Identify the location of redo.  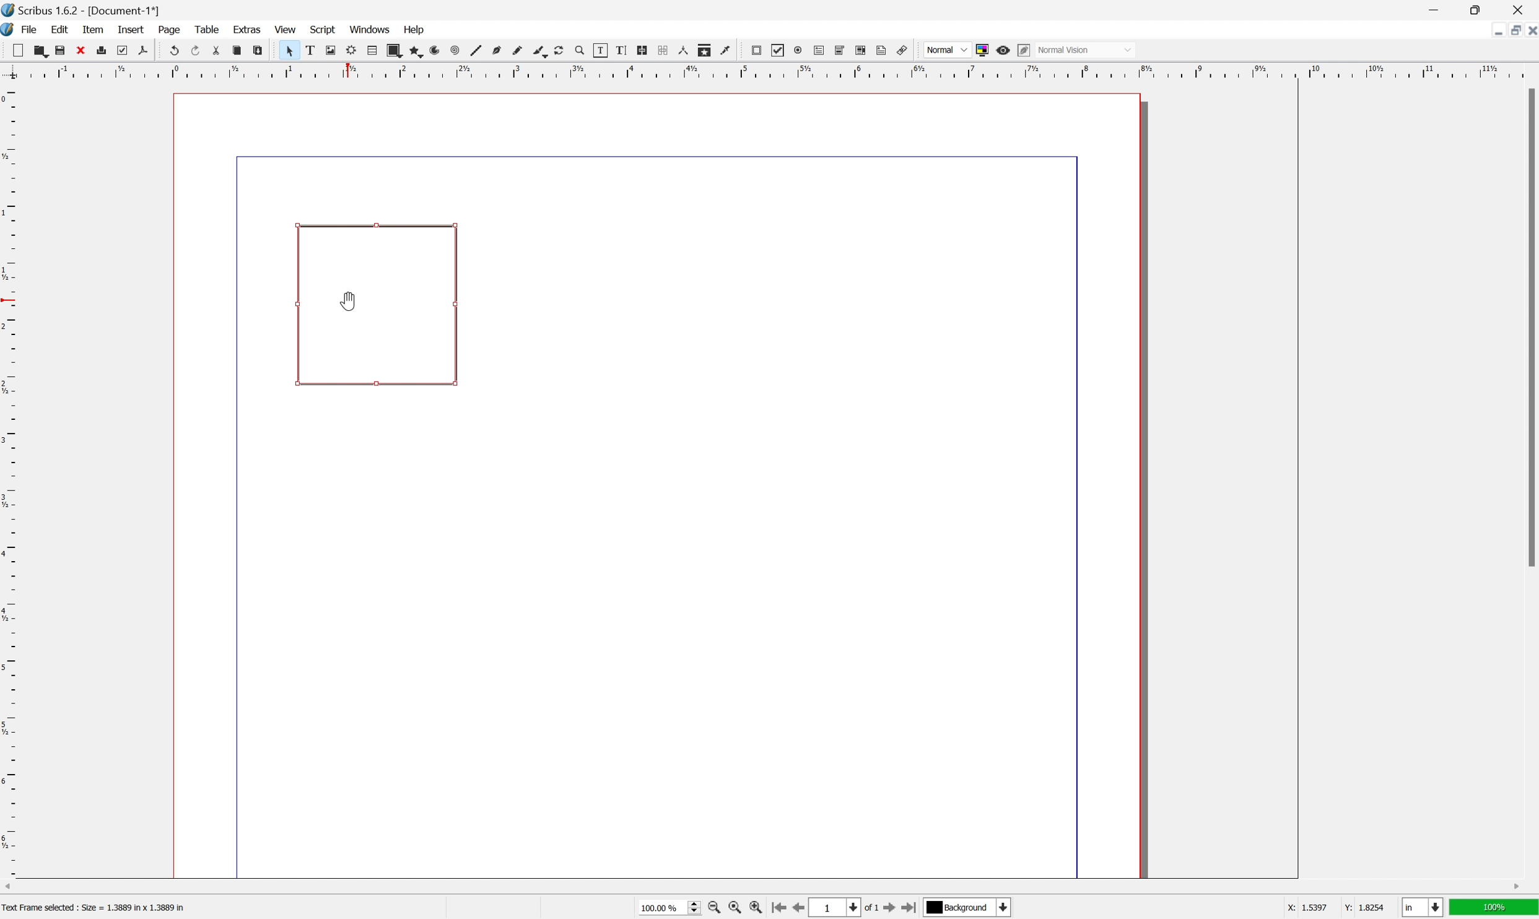
(196, 49).